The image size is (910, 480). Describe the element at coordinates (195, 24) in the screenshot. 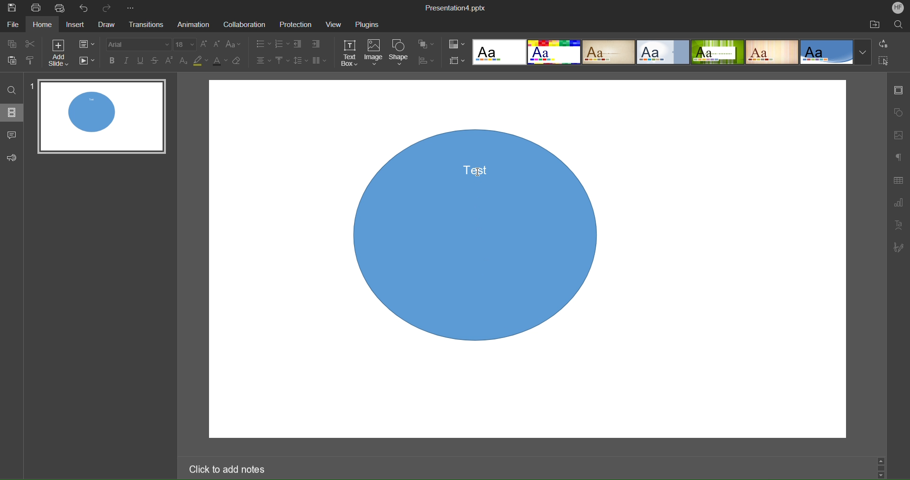

I see `Animation` at that location.